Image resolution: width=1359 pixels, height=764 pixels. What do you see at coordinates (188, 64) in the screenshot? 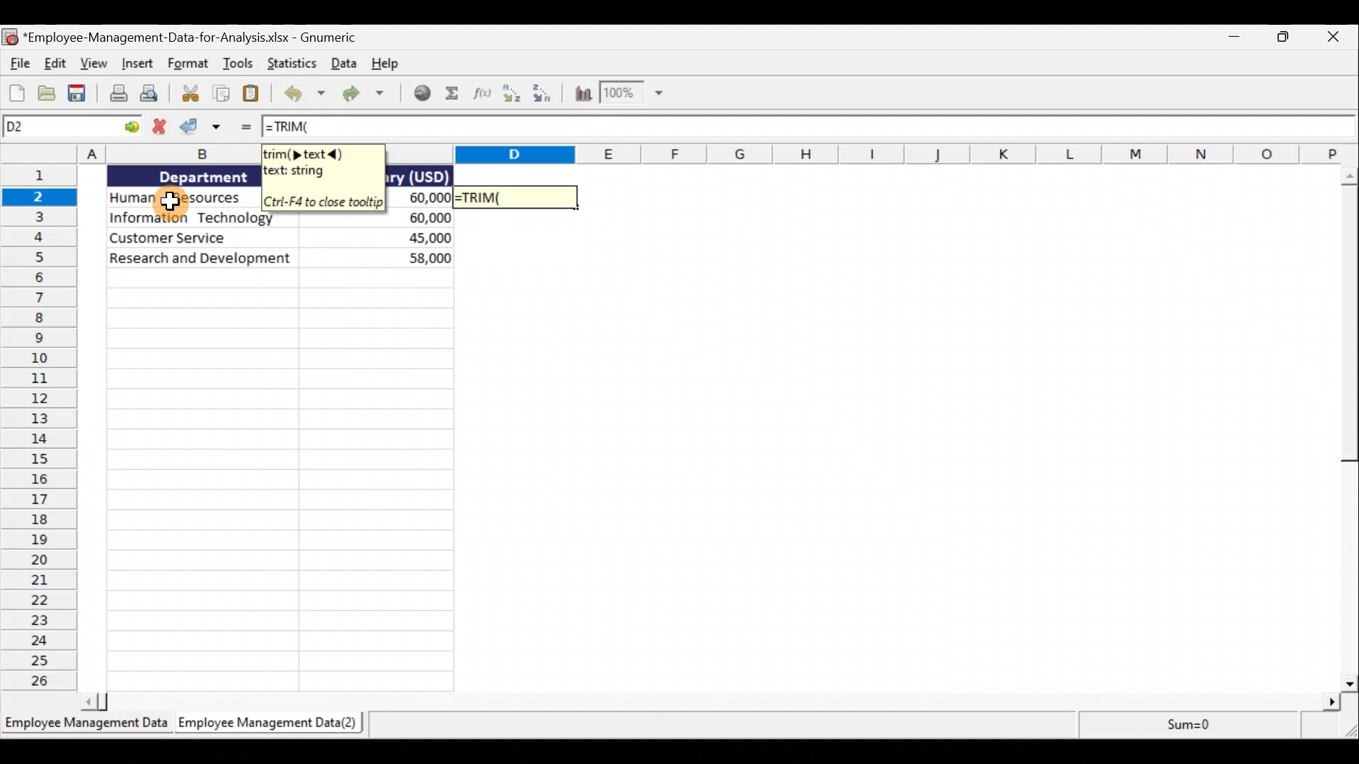
I see `Format` at bounding box center [188, 64].